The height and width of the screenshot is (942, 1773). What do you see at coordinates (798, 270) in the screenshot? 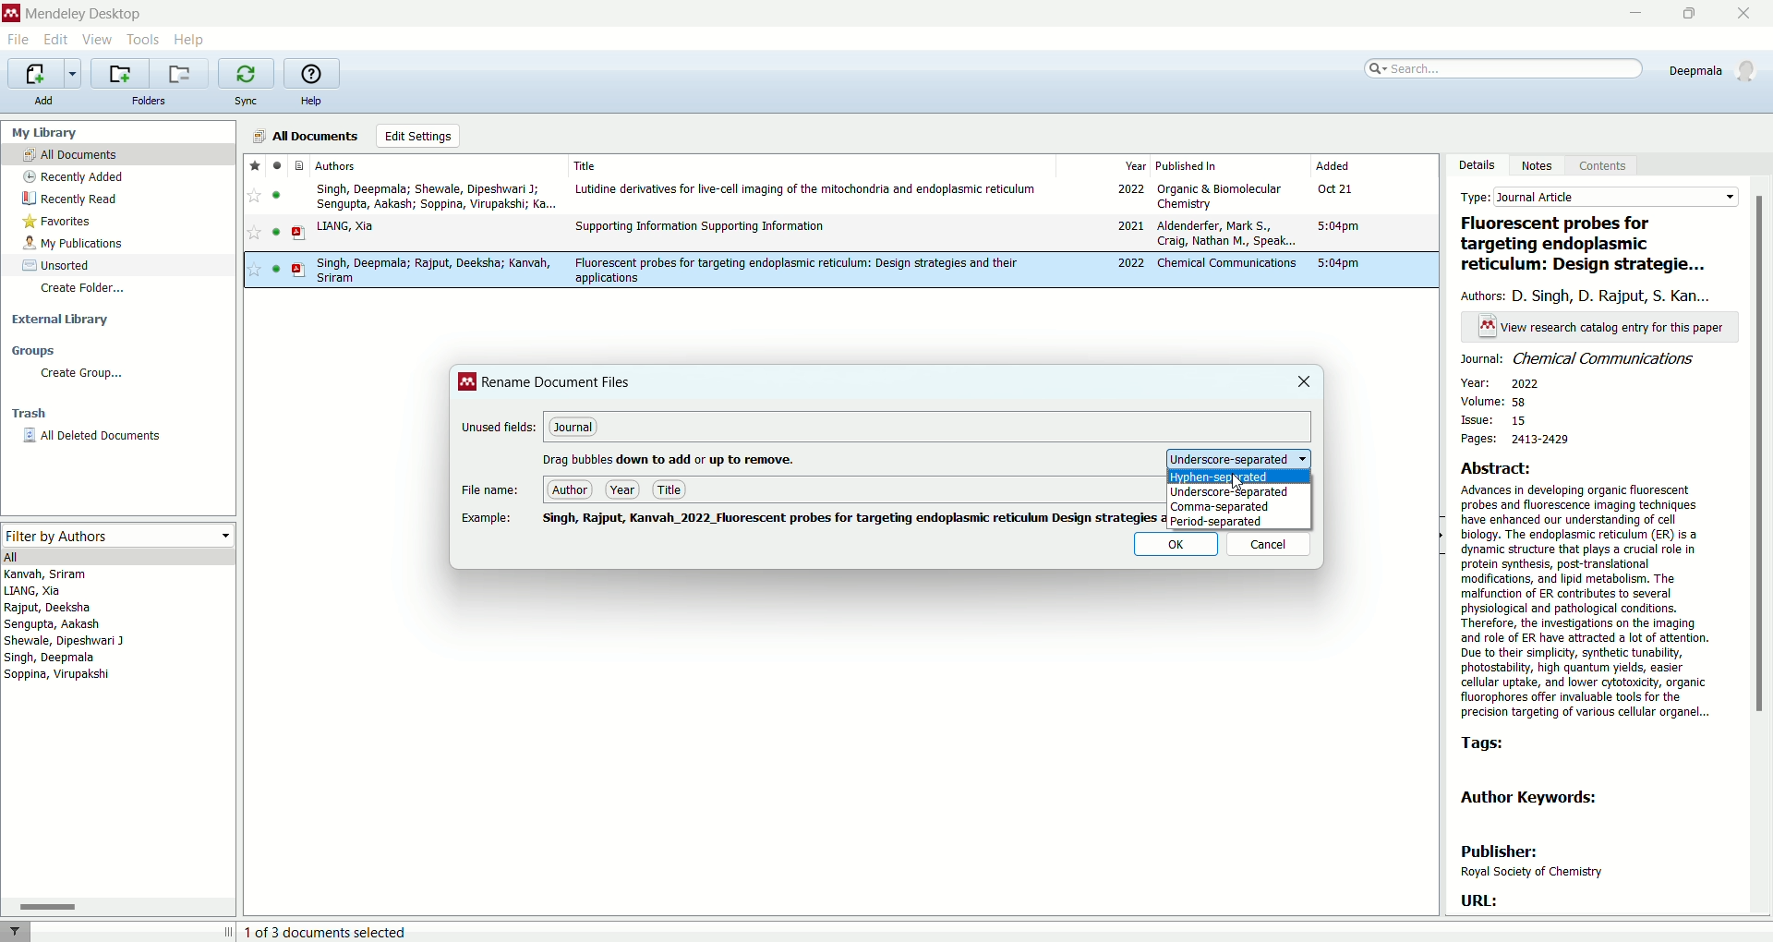
I see `Fluorescent probes for targeting endoplasmic reticulum: Design strategies and their applications` at bounding box center [798, 270].